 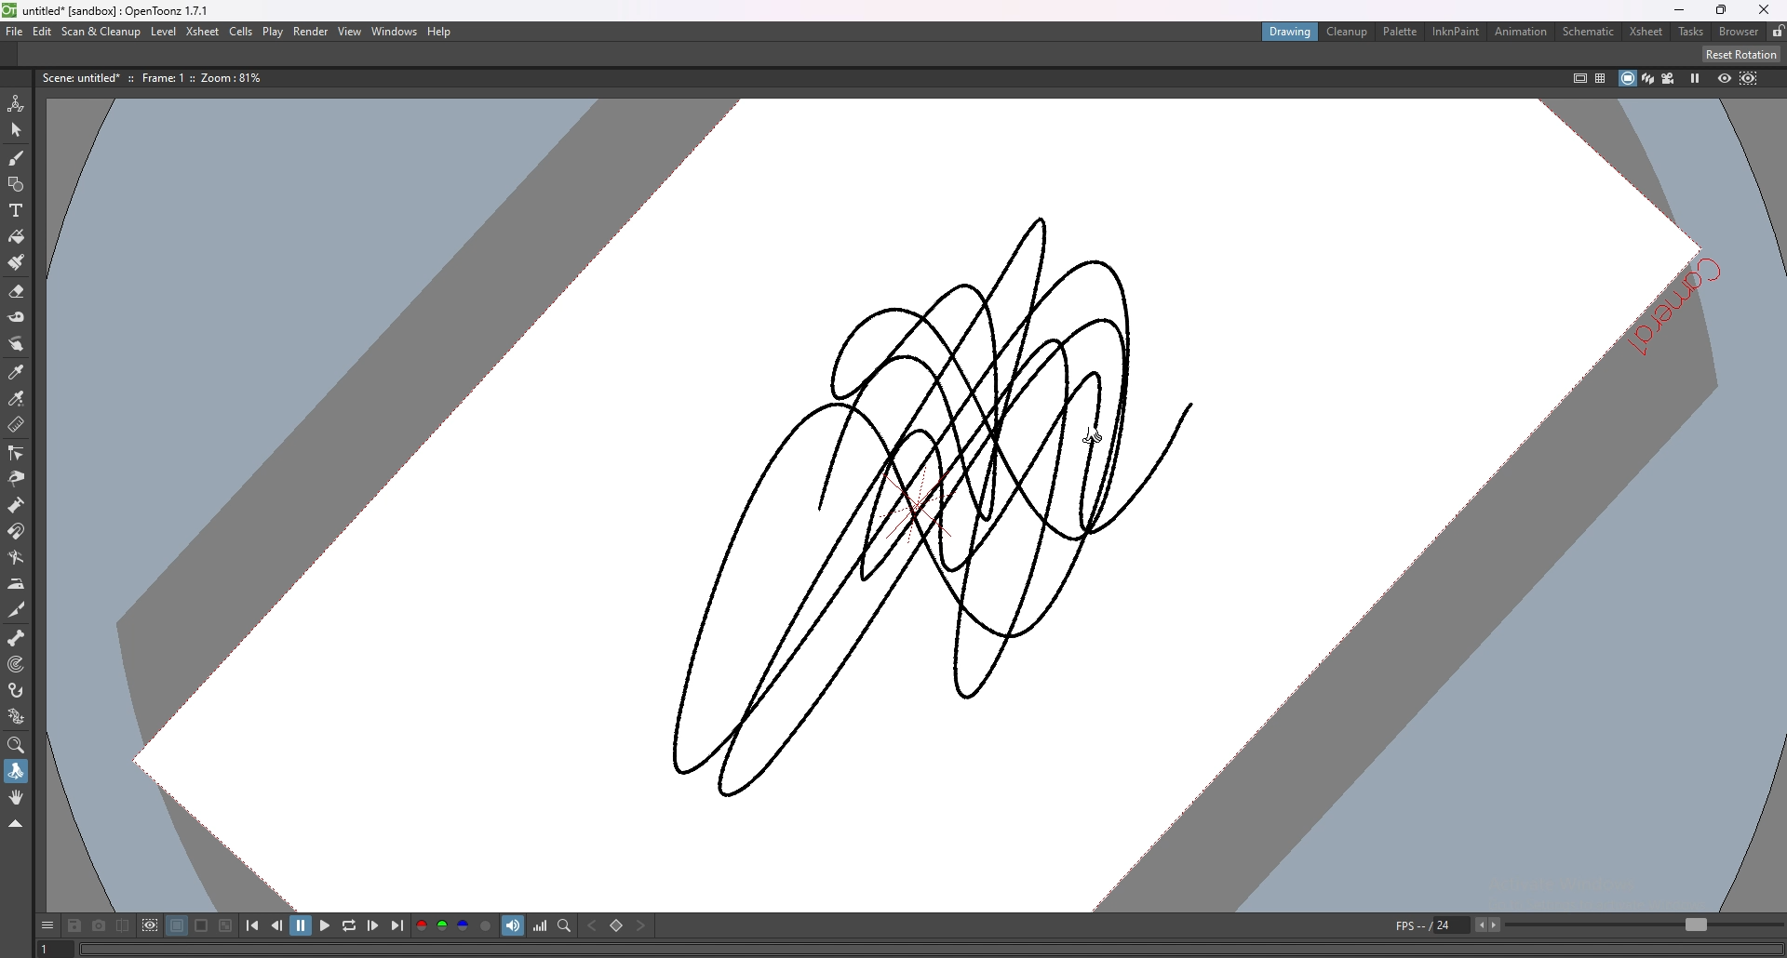 I want to click on description, so click(x=155, y=78).